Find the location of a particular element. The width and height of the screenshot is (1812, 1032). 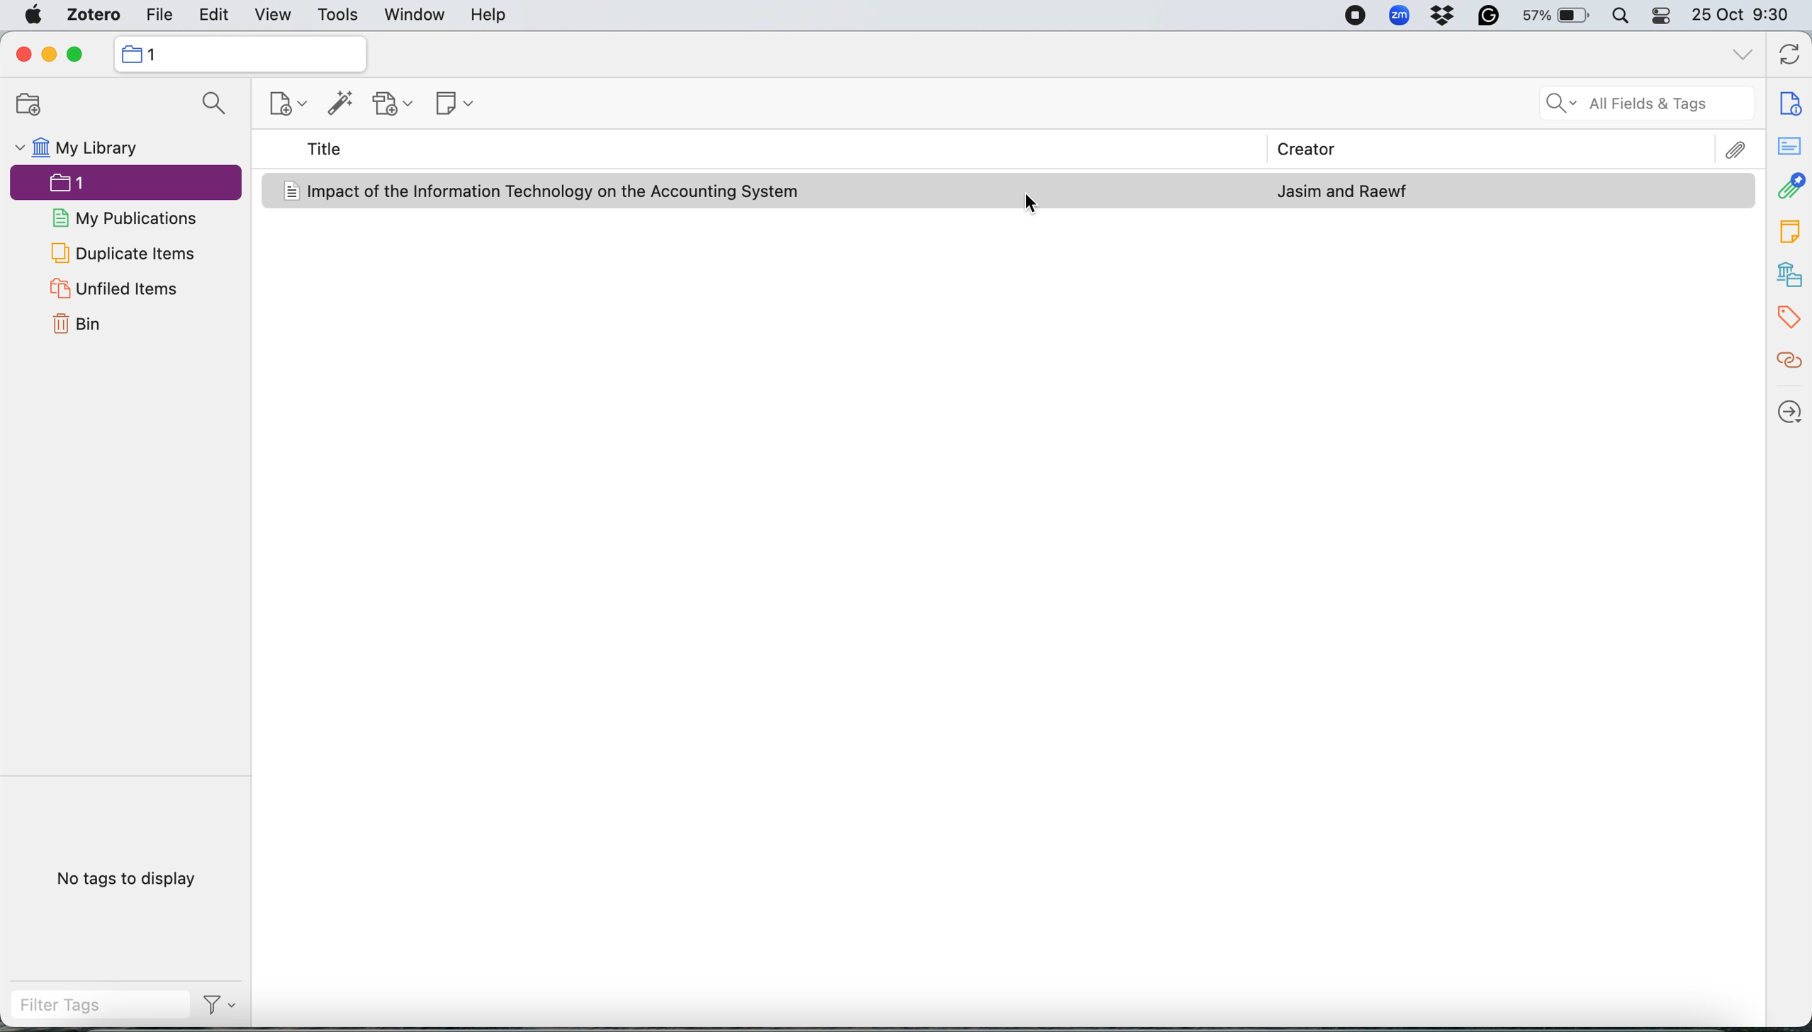

minimise is located at coordinates (49, 53).